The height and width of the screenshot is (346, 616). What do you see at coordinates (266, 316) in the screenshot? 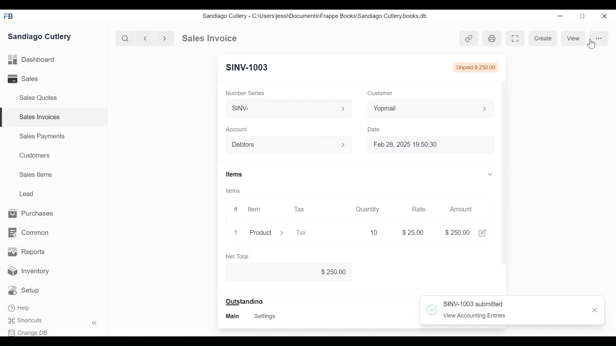
I see `Settings` at bounding box center [266, 316].